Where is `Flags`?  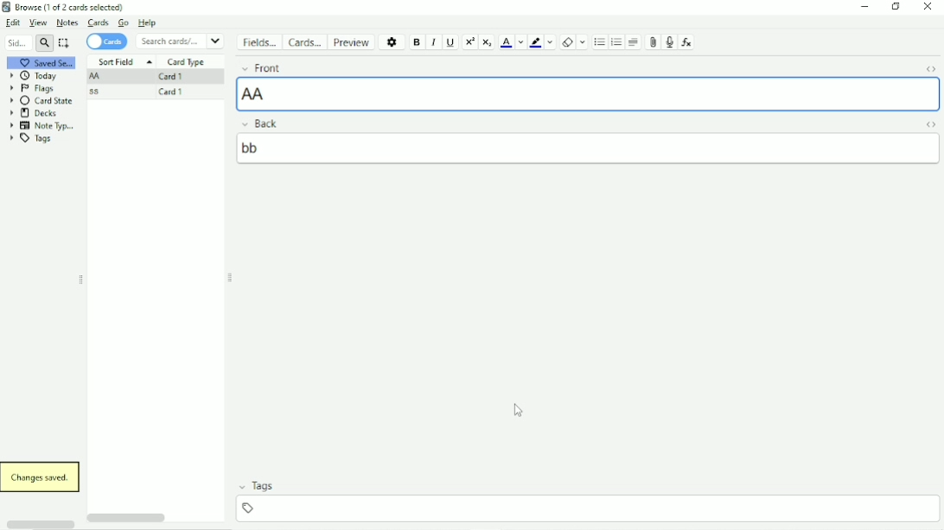 Flags is located at coordinates (34, 88).